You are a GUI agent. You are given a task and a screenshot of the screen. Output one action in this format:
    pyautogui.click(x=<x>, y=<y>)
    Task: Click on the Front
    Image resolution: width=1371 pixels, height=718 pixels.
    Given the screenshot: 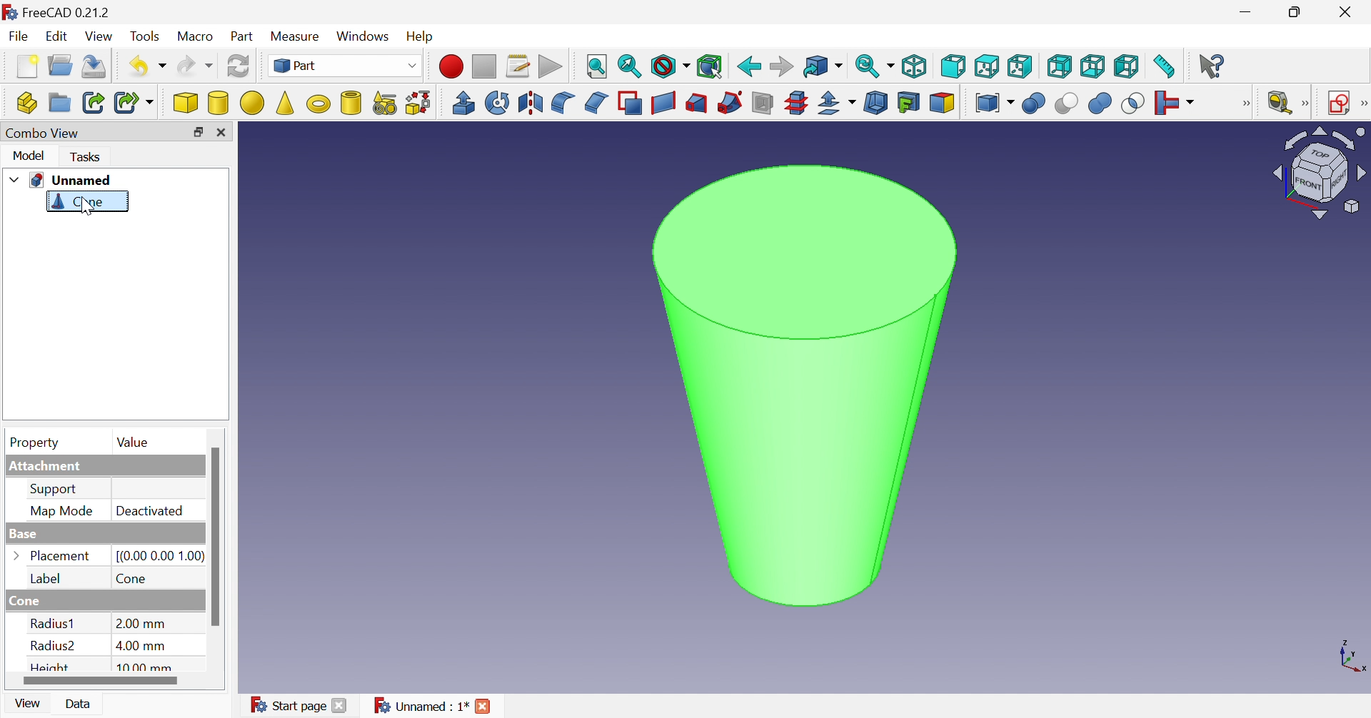 What is the action you would take?
    pyautogui.click(x=953, y=66)
    